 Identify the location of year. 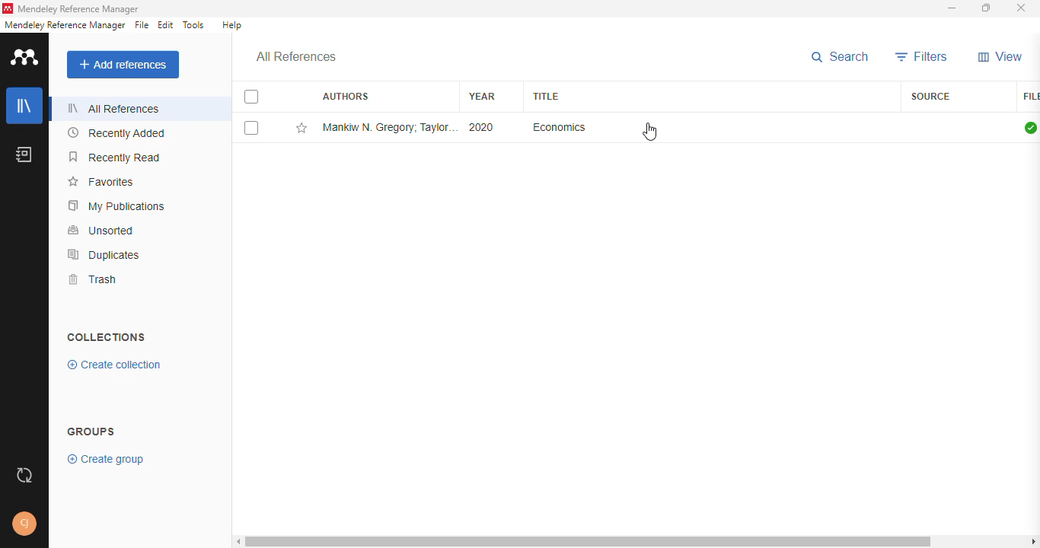
(482, 95).